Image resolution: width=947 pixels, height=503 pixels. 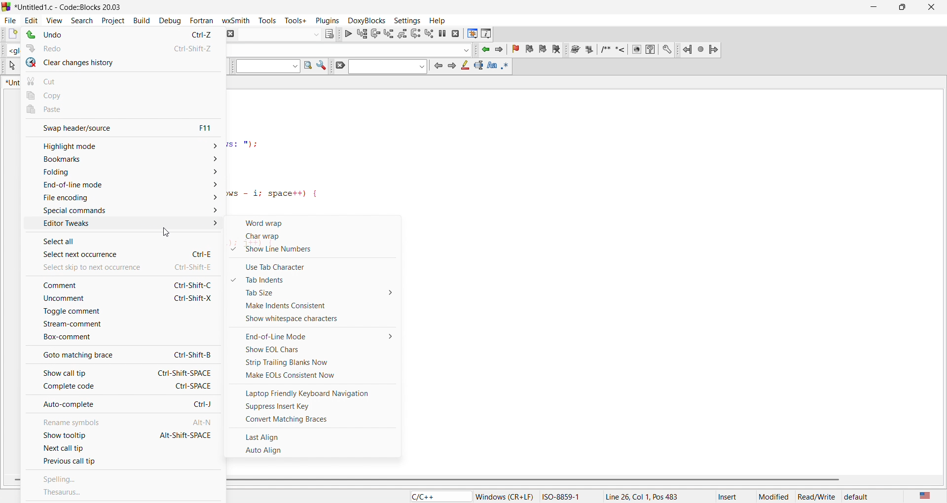 What do you see at coordinates (105, 128) in the screenshot?
I see `swap` at bounding box center [105, 128].